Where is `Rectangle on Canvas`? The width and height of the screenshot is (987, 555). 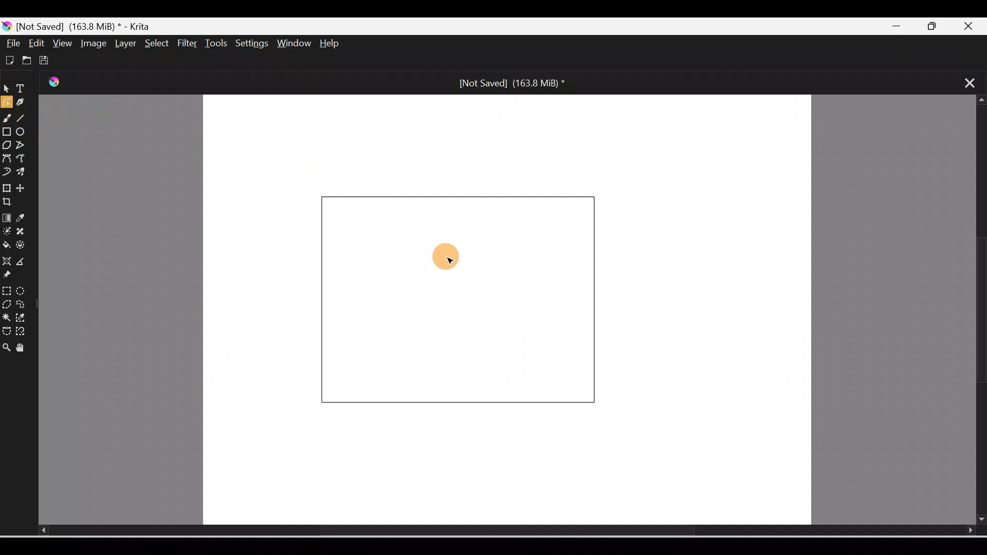 Rectangle on Canvas is located at coordinates (462, 299).